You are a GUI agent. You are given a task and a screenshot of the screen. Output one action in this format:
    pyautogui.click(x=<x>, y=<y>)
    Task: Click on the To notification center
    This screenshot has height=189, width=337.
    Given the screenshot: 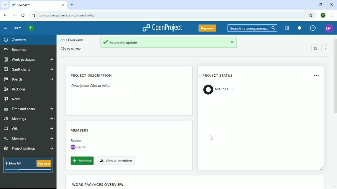 What is the action you would take?
    pyautogui.click(x=299, y=28)
    